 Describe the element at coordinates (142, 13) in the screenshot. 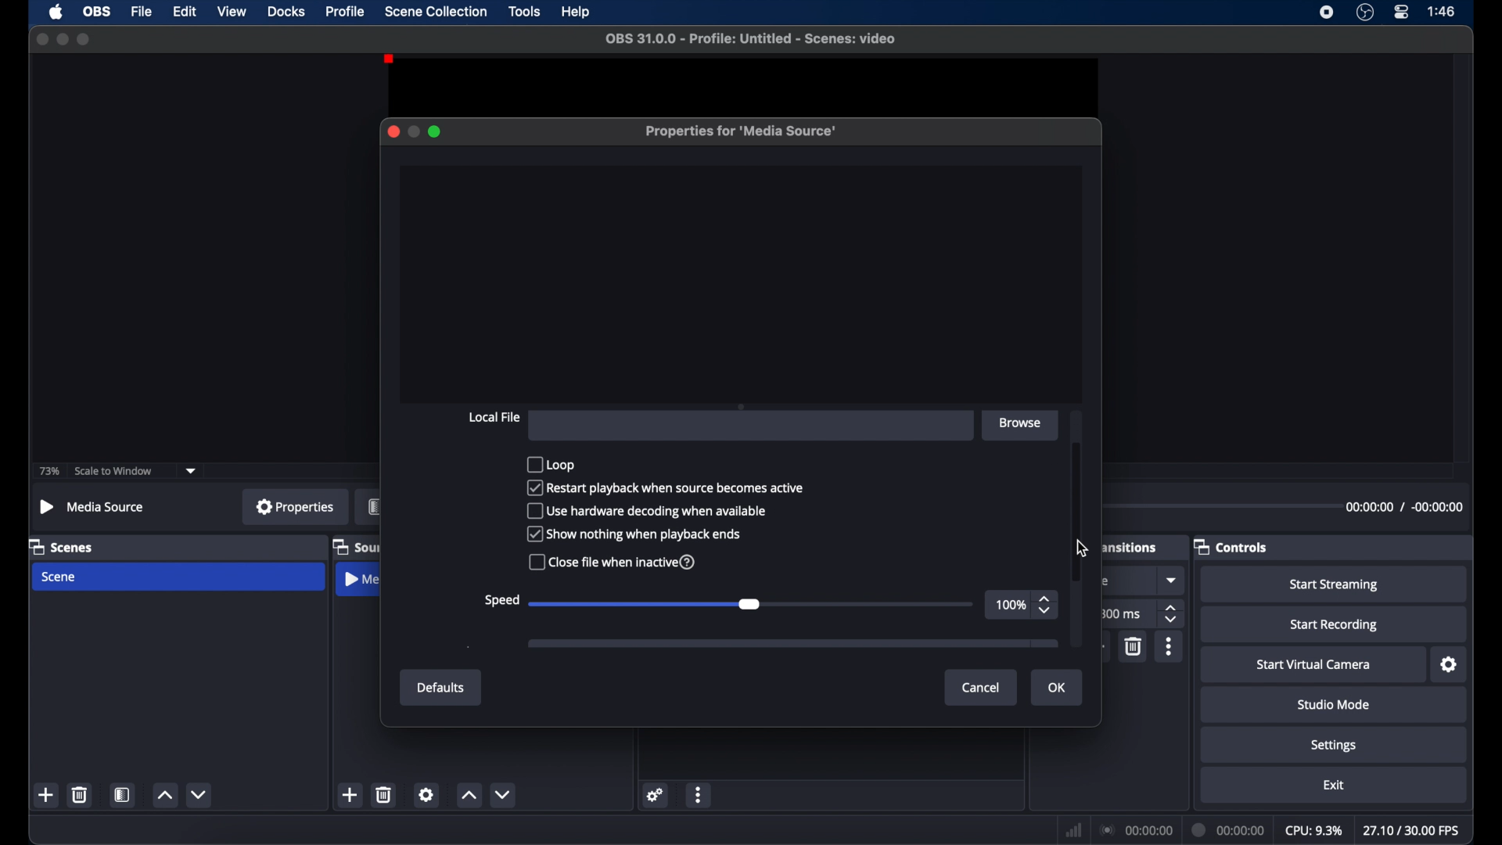

I see `file` at that location.